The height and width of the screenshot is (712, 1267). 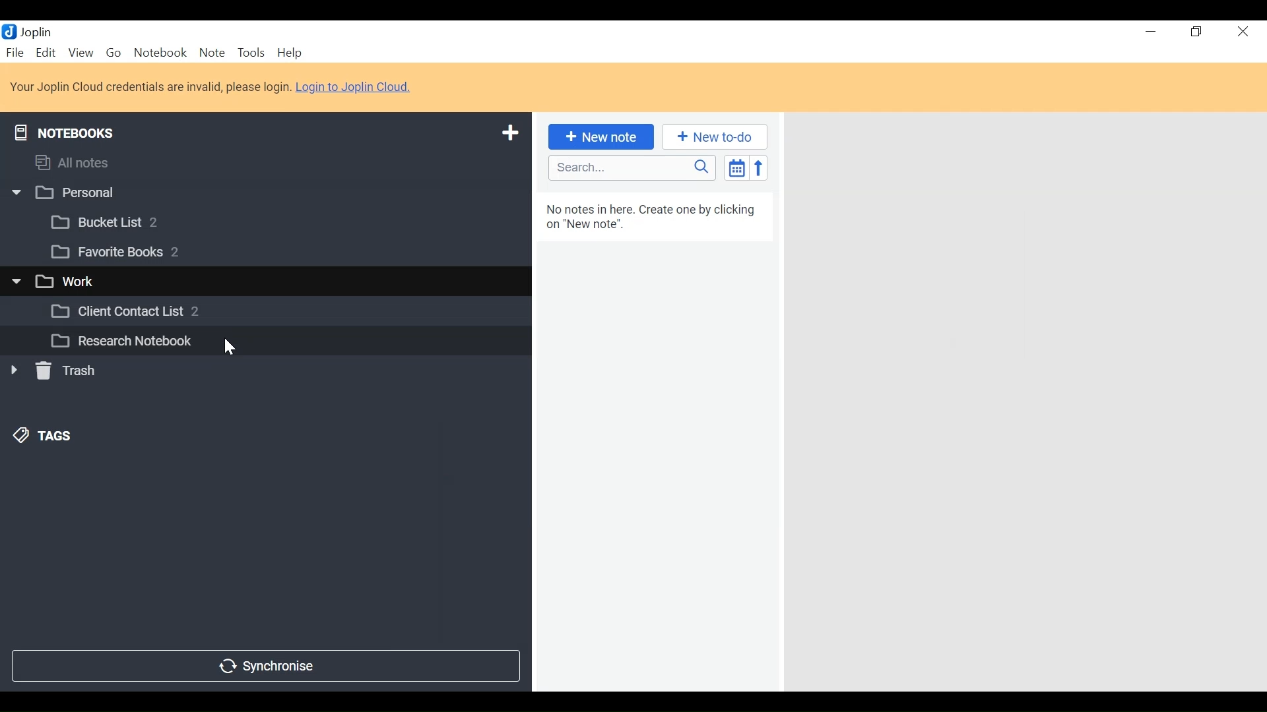 What do you see at coordinates (162, 52) in the screenshot?
I see `Notebook` at bounding box center [162, 52].